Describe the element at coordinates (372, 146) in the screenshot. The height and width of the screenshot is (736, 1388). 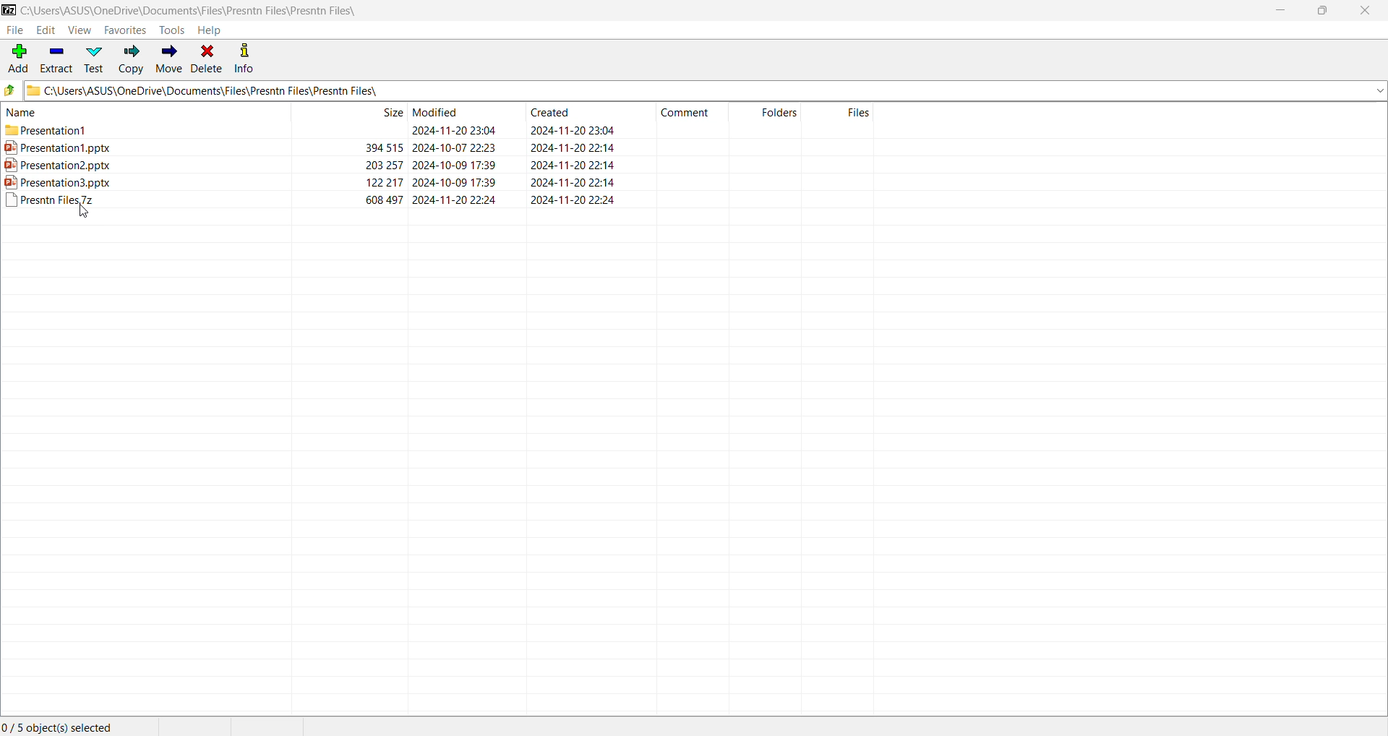
I see `394 515` at that location.